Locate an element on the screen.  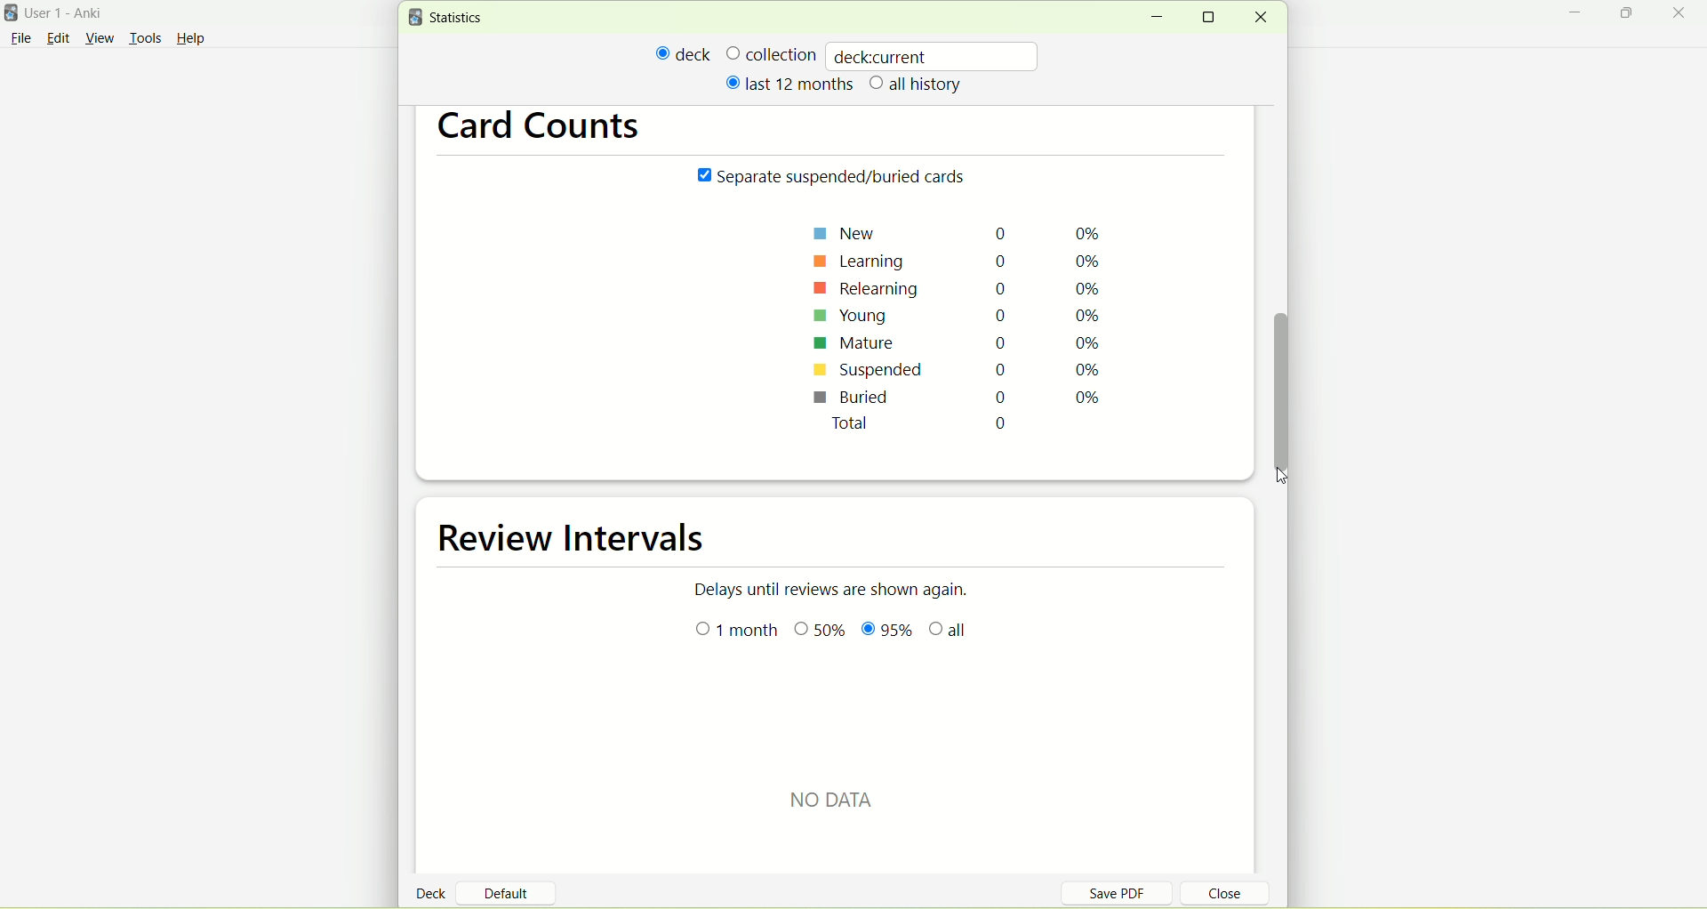
all is located at coordinates (952, 632).